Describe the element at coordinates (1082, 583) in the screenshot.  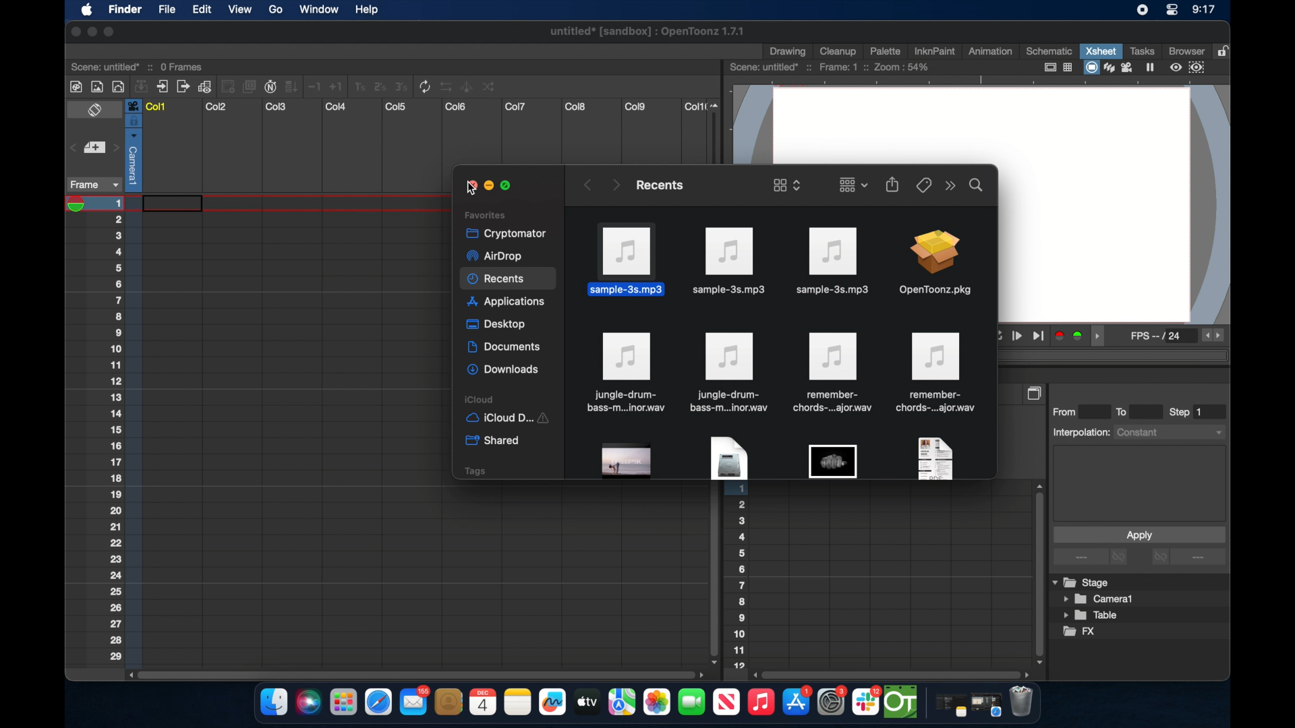
I see `stage` at that location.